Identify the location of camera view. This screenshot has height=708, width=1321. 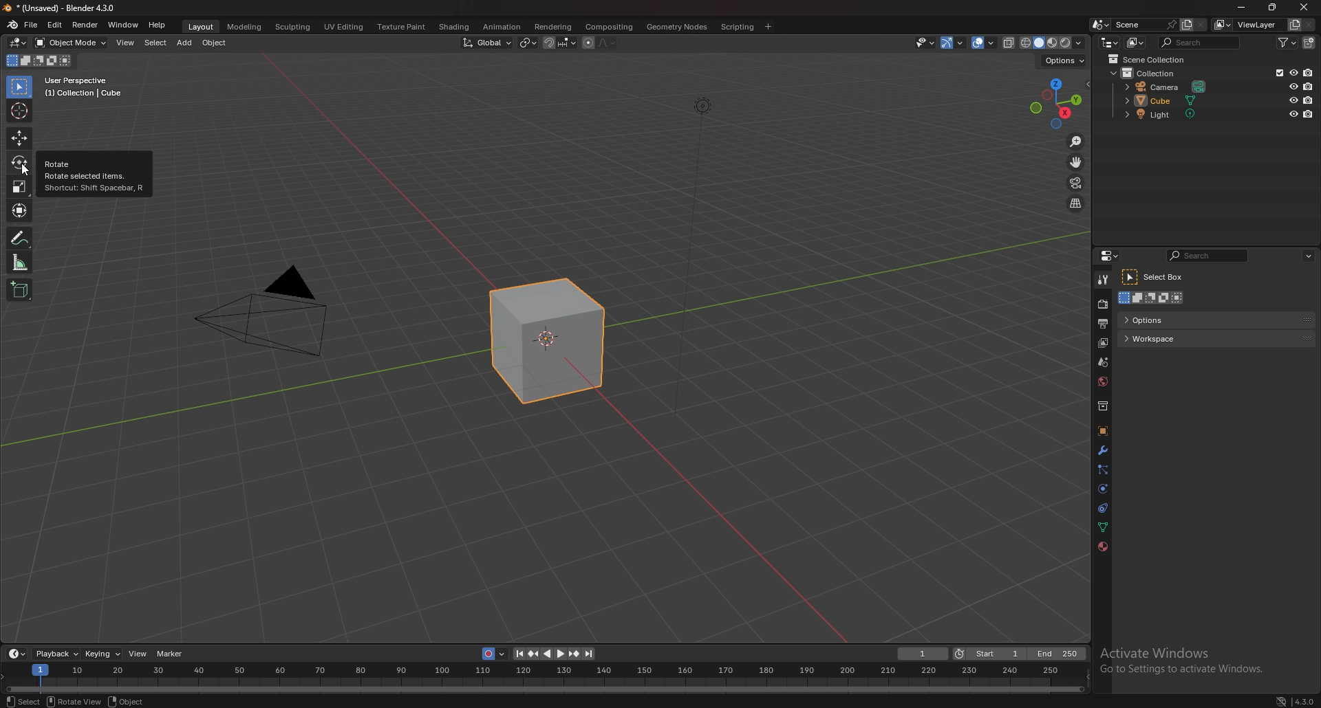
(1077, 182).